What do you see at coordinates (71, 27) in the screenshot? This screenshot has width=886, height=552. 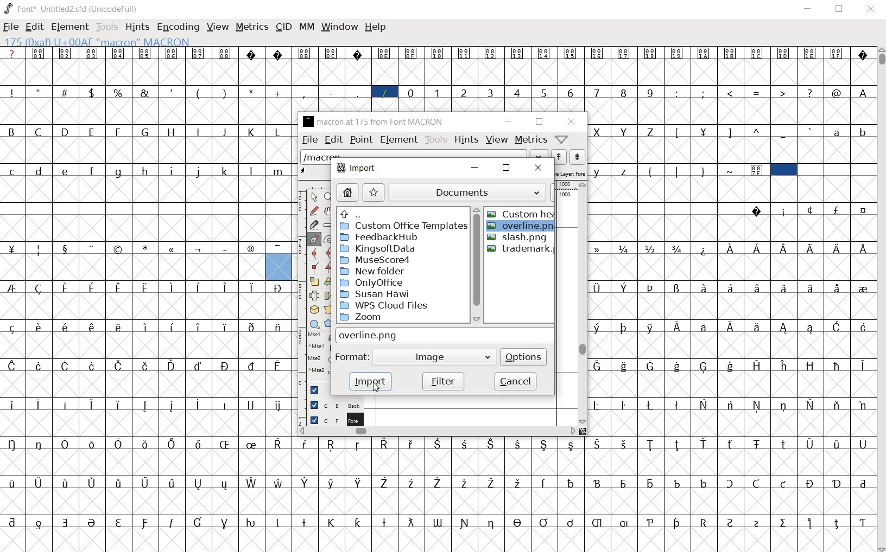 I see `element` at bounding box center [71, 27].